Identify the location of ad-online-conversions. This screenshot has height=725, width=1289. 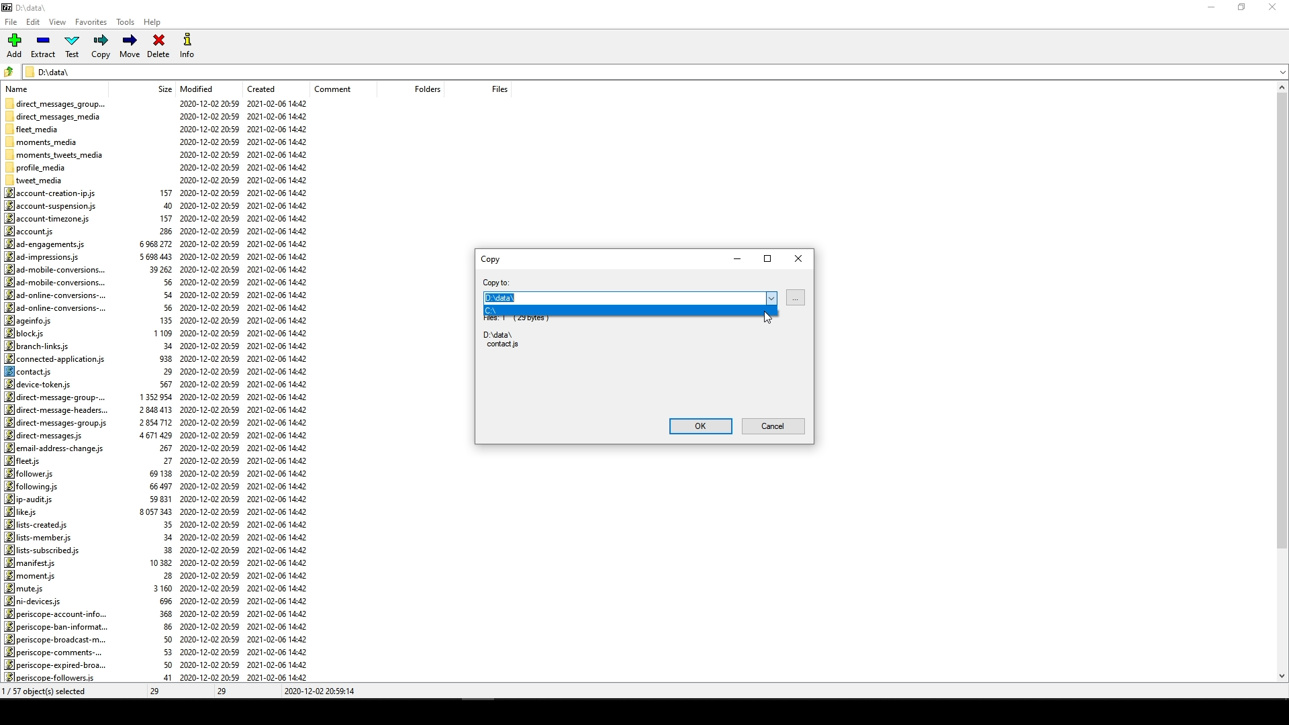
(54, 307).